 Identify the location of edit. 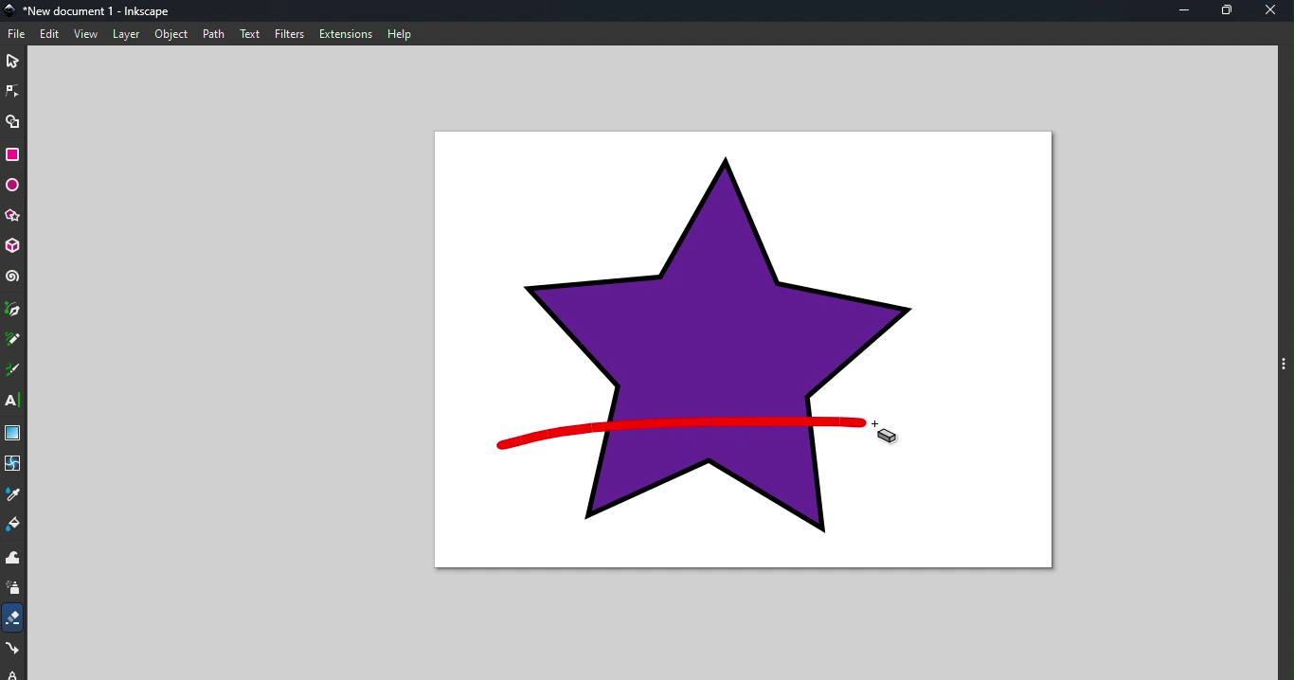
(51, 34).